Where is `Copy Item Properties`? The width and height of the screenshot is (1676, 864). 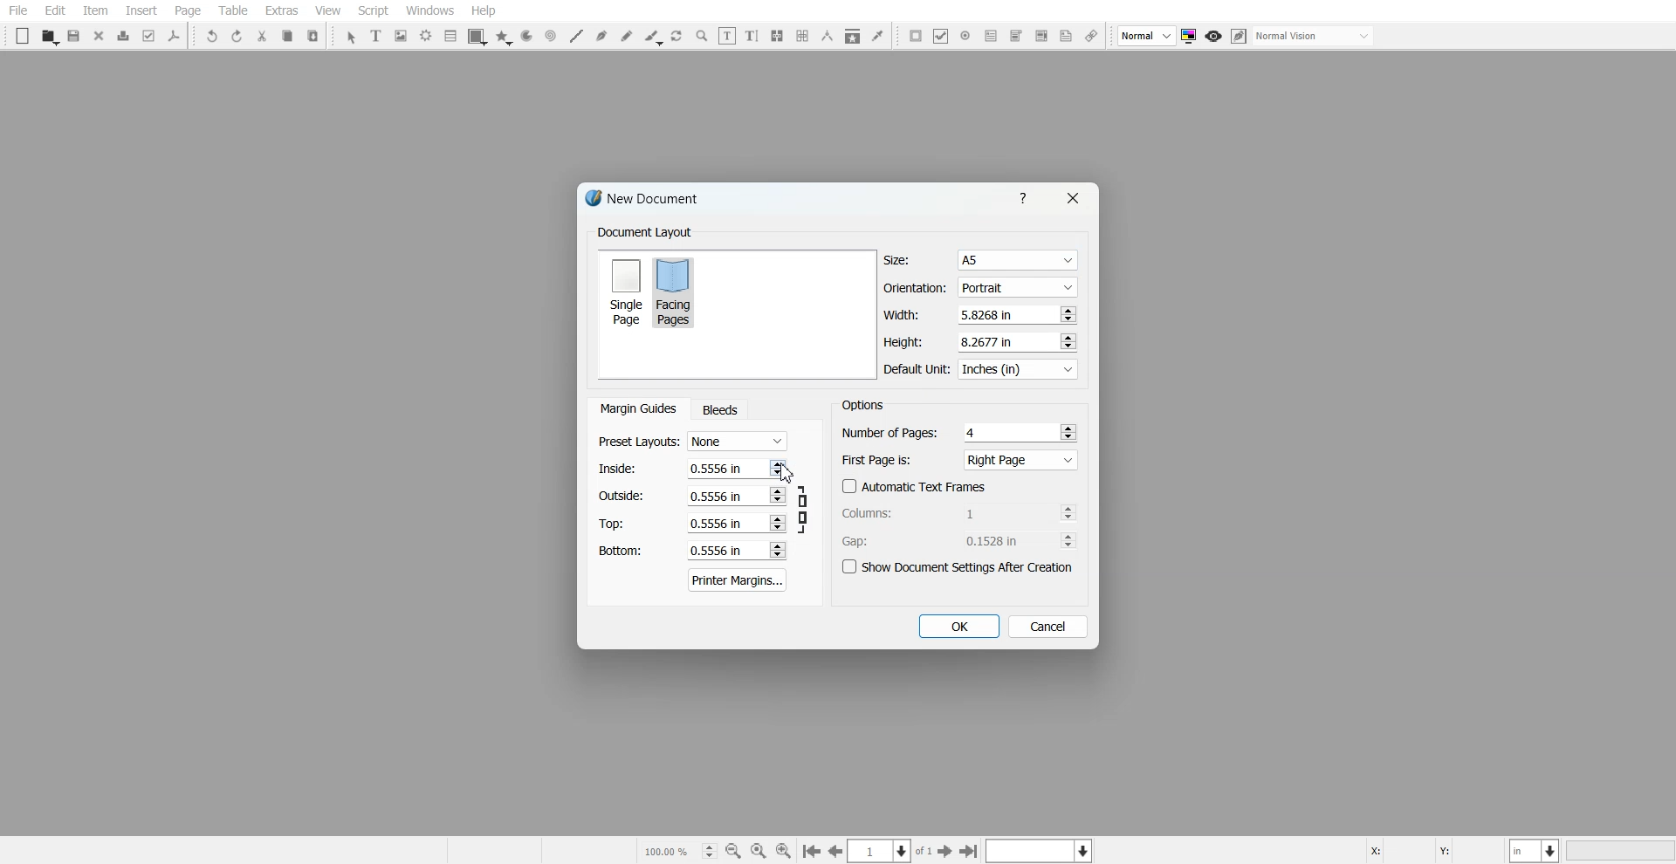
Copy Item Properties is located at coordinates (853, 36).